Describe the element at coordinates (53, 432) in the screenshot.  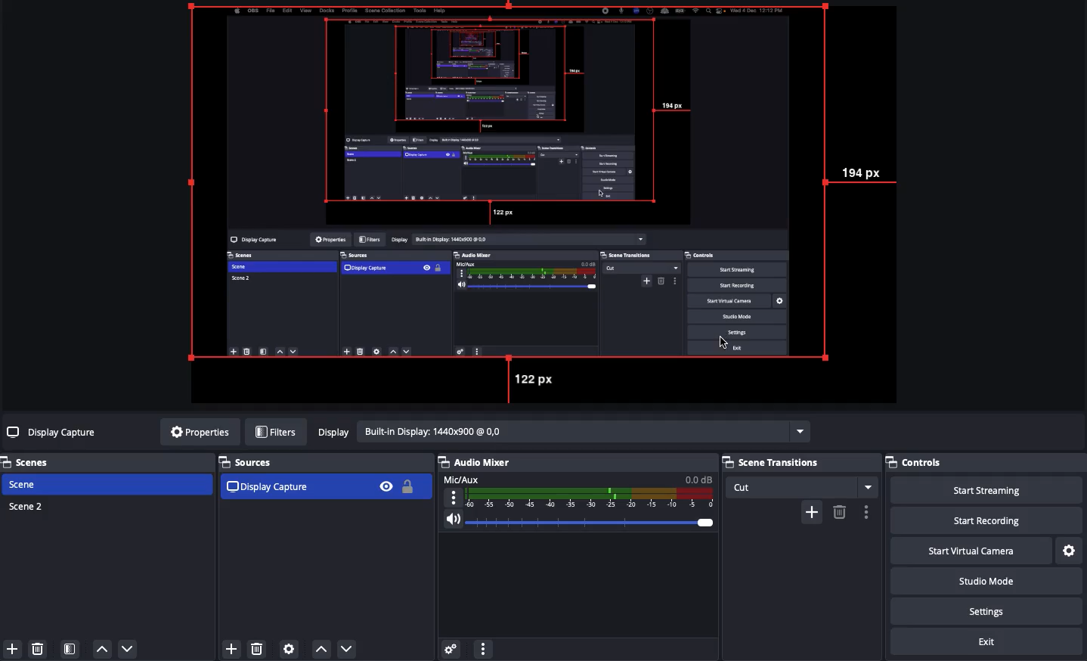
I see `No sources selected` at that location.